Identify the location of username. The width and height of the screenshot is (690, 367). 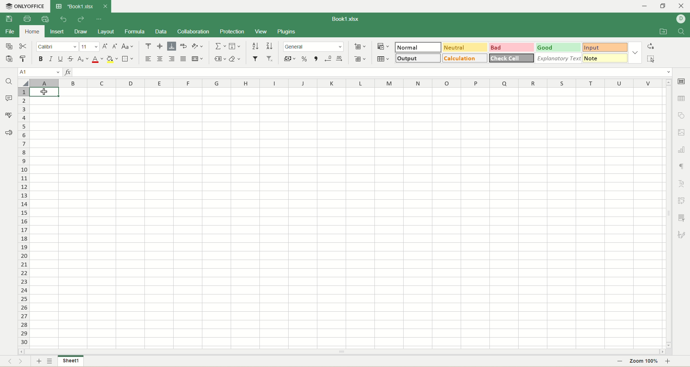
(681, 19).